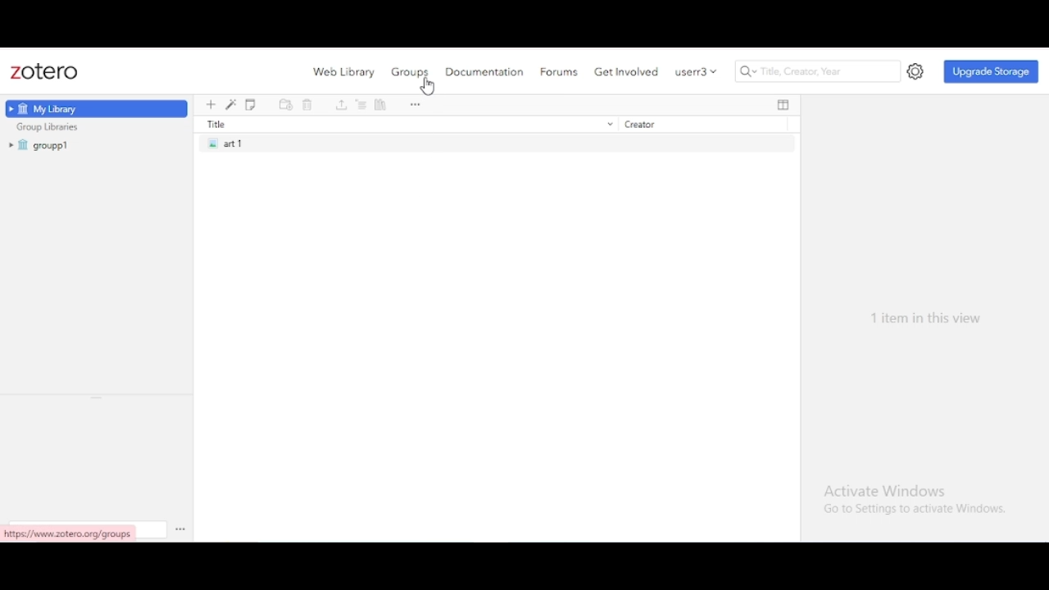 The width and height of the screenshot is (1049, 590). What do you see at coordinates (48, 127) in the screenshot?
I see `group libraries` at bounding box center [48, 127].